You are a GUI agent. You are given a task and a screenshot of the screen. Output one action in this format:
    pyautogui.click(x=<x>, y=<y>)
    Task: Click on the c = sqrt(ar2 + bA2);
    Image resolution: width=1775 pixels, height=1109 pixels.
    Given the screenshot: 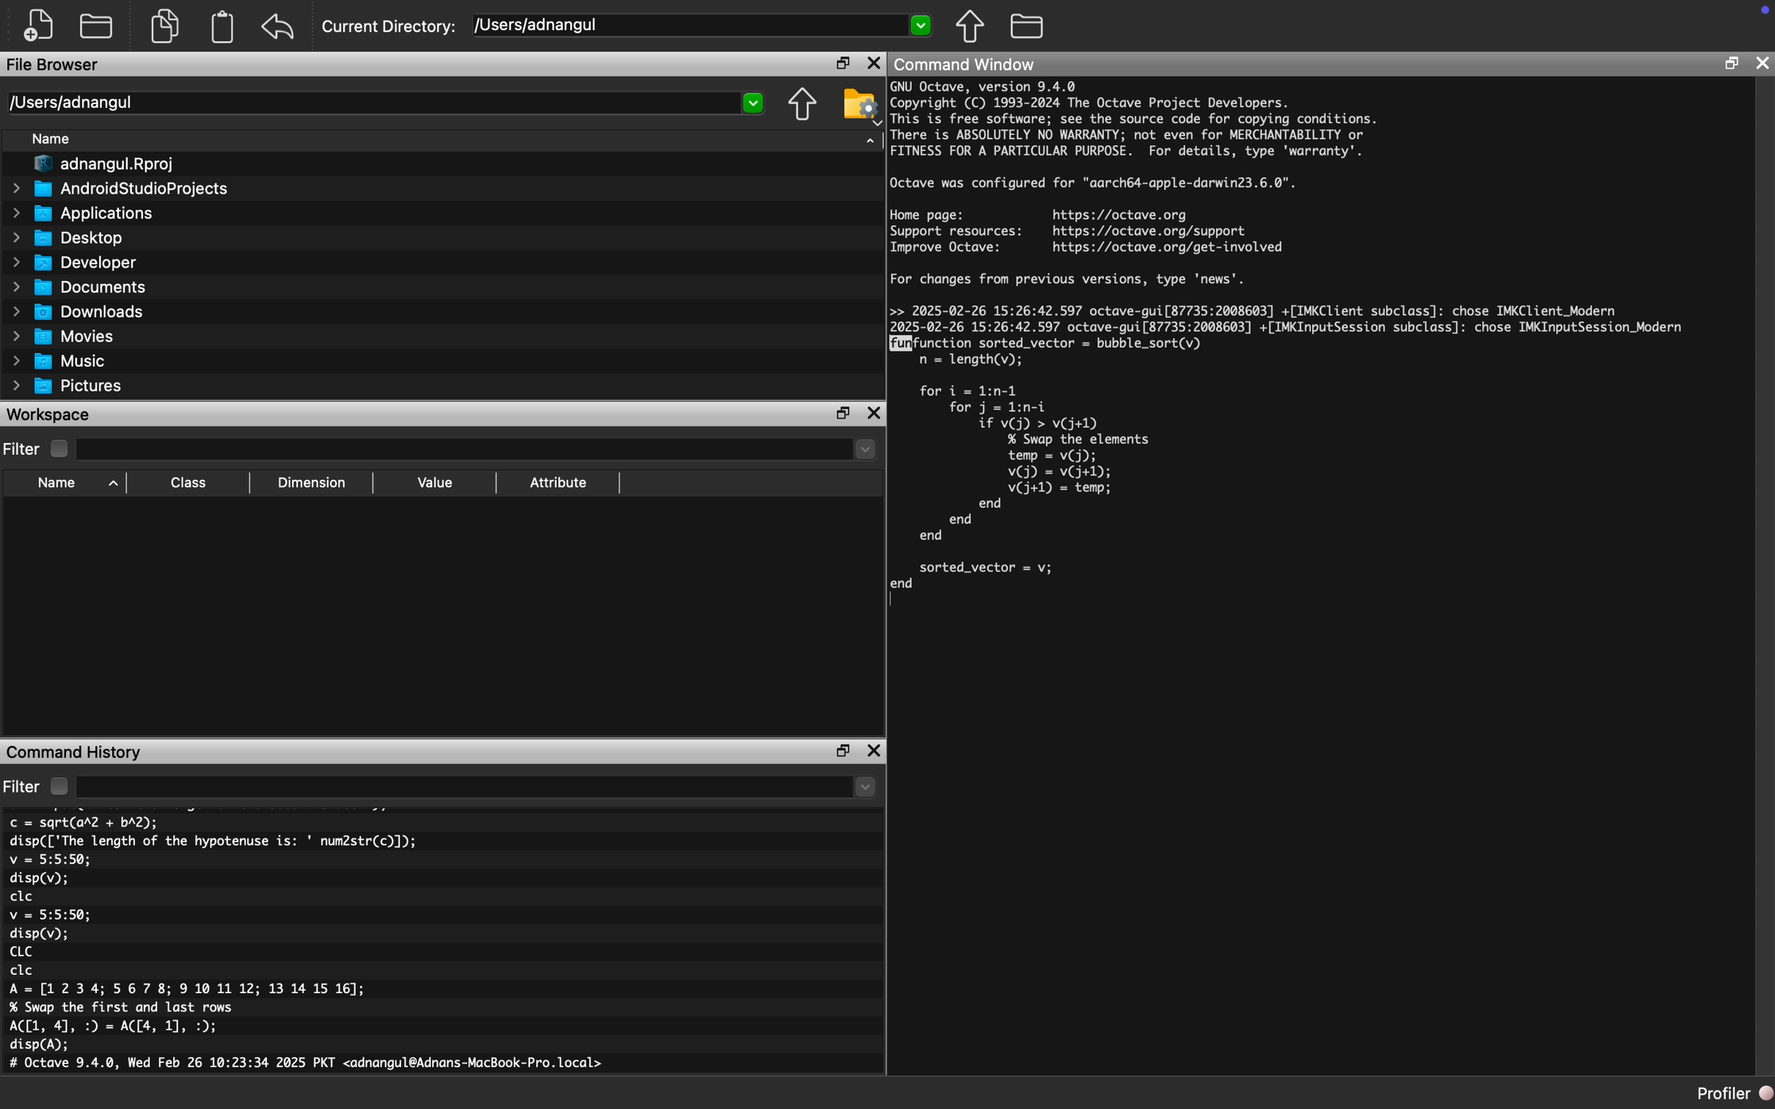 What is the action you would take?
    pyautogui.click(x=84, y=822)
    